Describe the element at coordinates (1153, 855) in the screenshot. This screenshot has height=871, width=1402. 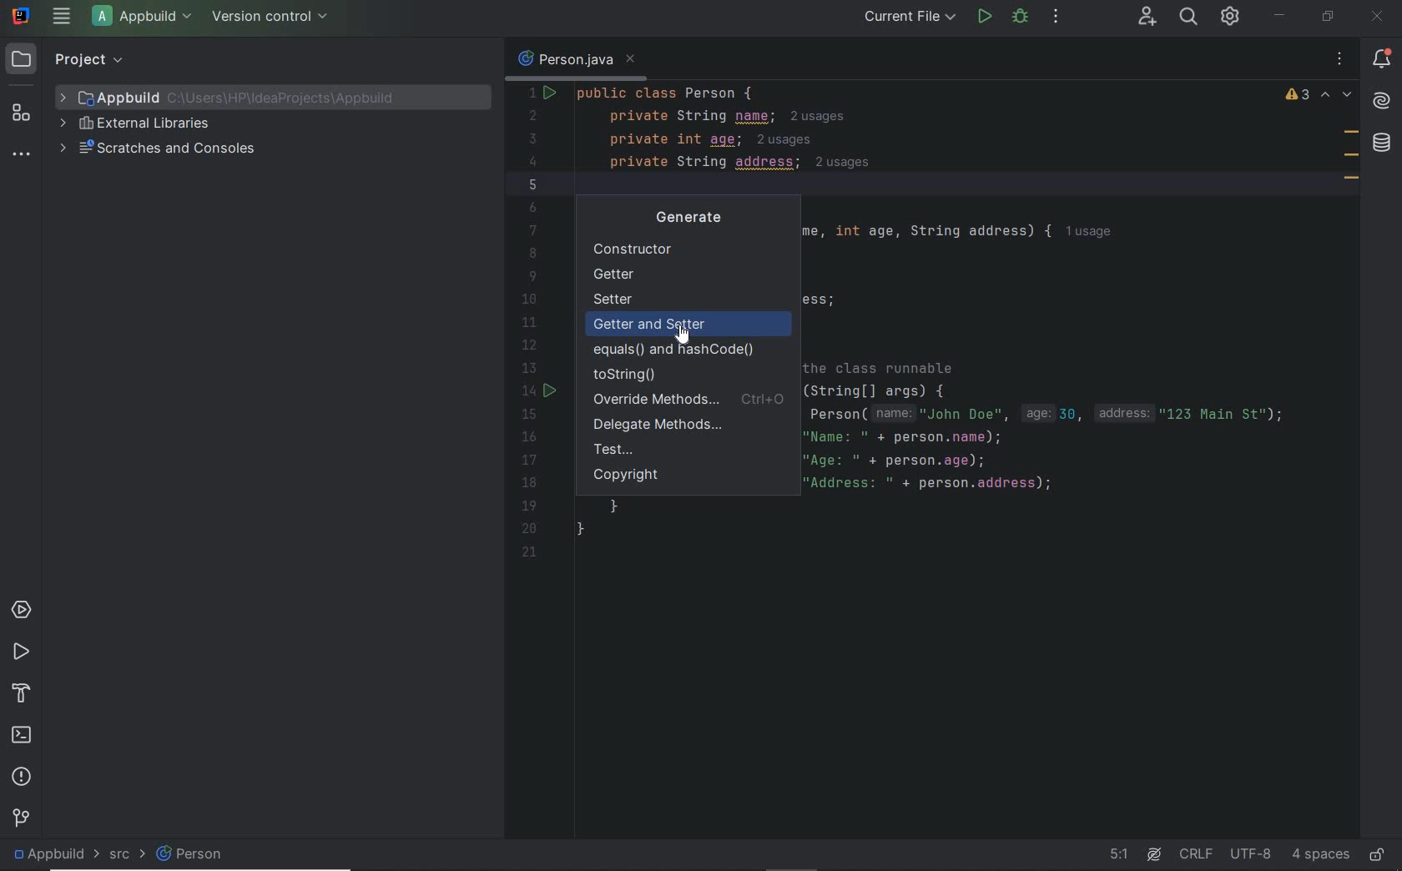
I see `AI Assistant` at that location.